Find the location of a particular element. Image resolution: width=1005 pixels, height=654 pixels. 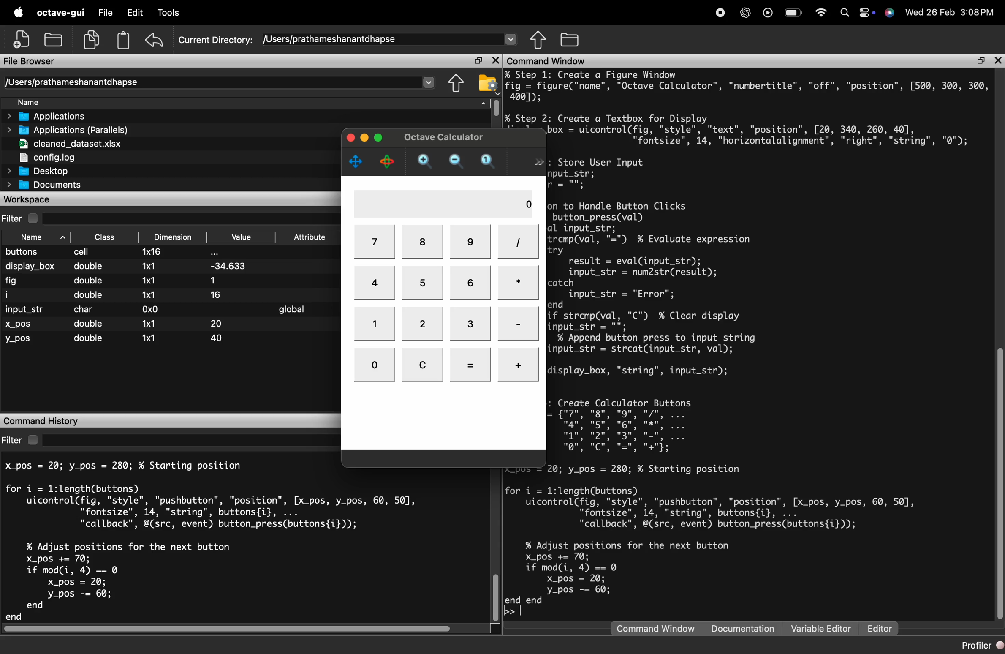

Editor is located at coordinates (882, 627).